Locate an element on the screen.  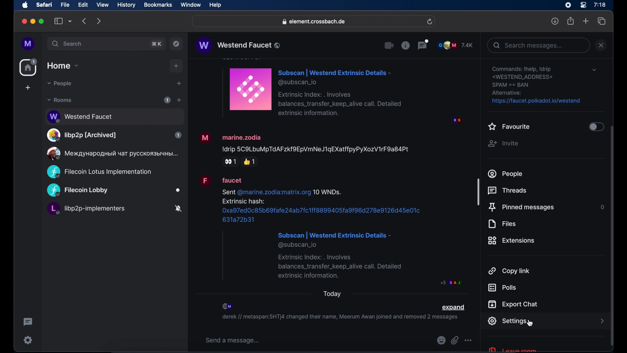
home dropdown is located at coordinates (63, 66).